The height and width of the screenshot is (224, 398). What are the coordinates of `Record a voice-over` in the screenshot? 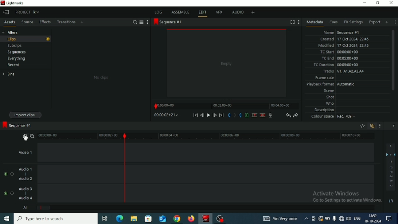 It's located at (270, 116).